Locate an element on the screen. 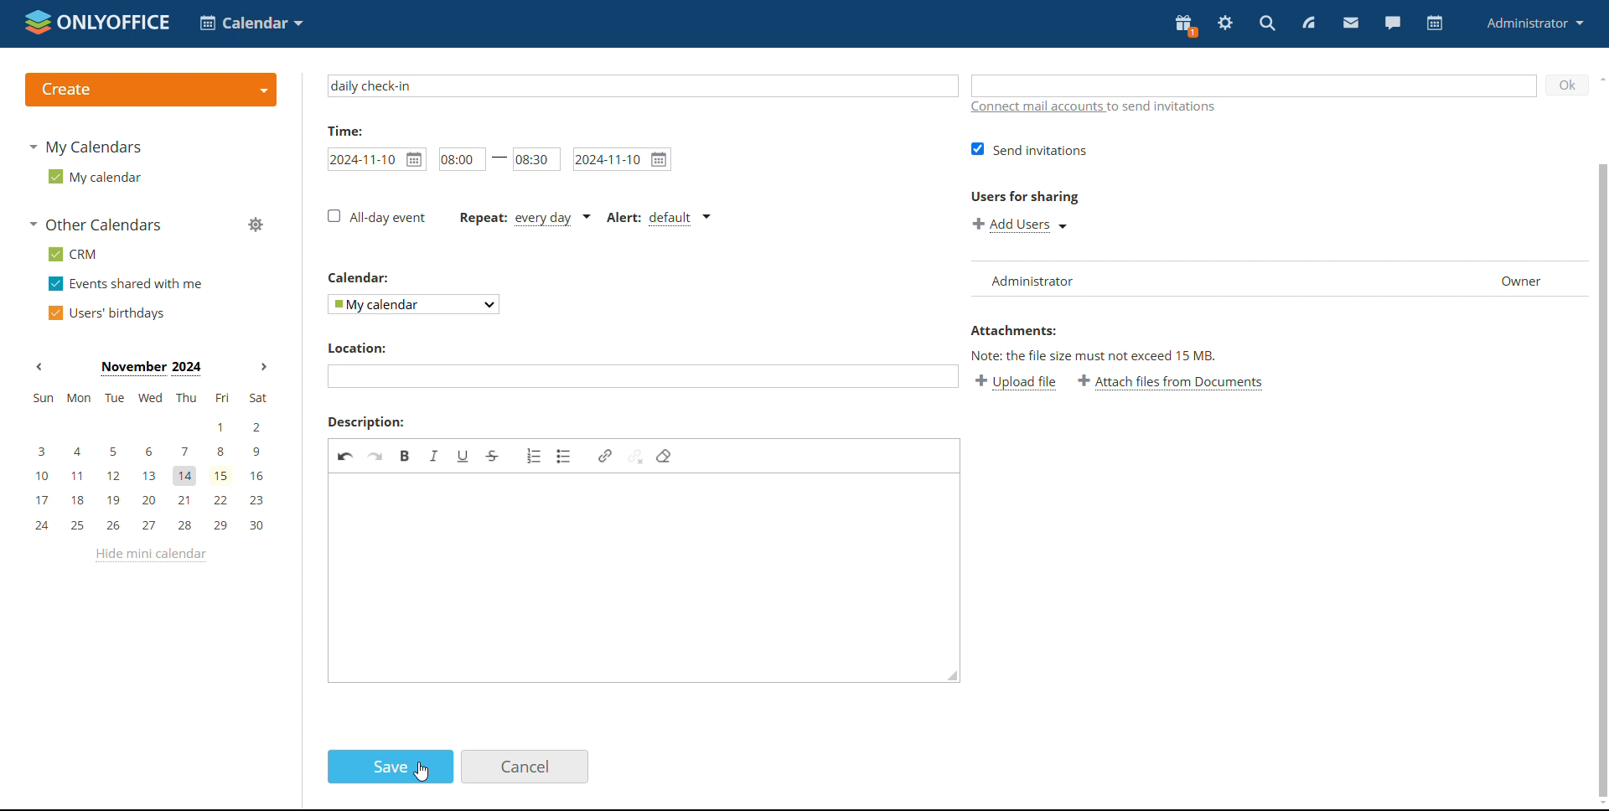 Image resolution: width=1609 pixels, height=811 pixels. scroll up is located at coordinates (1599, 78).